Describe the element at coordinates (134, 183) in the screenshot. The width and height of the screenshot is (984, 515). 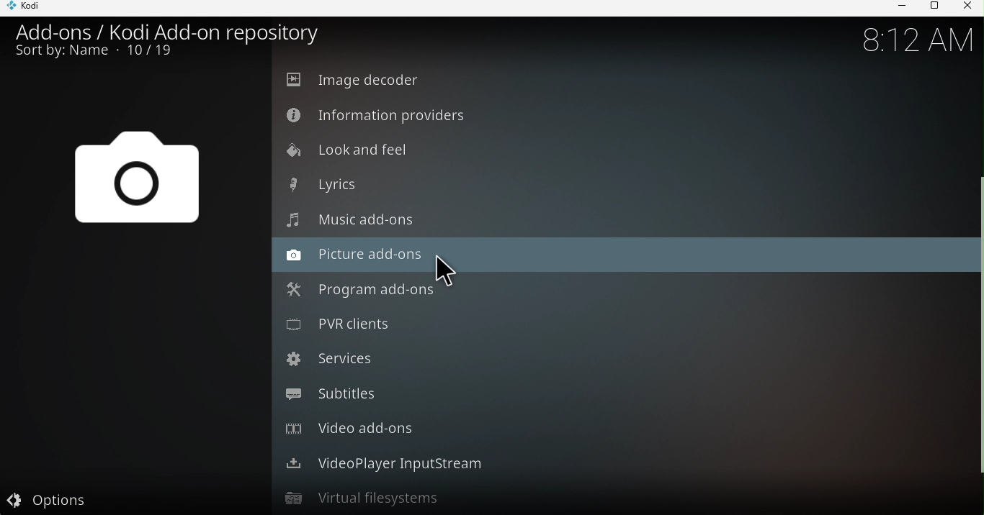
I see `Camera icon` at that location.